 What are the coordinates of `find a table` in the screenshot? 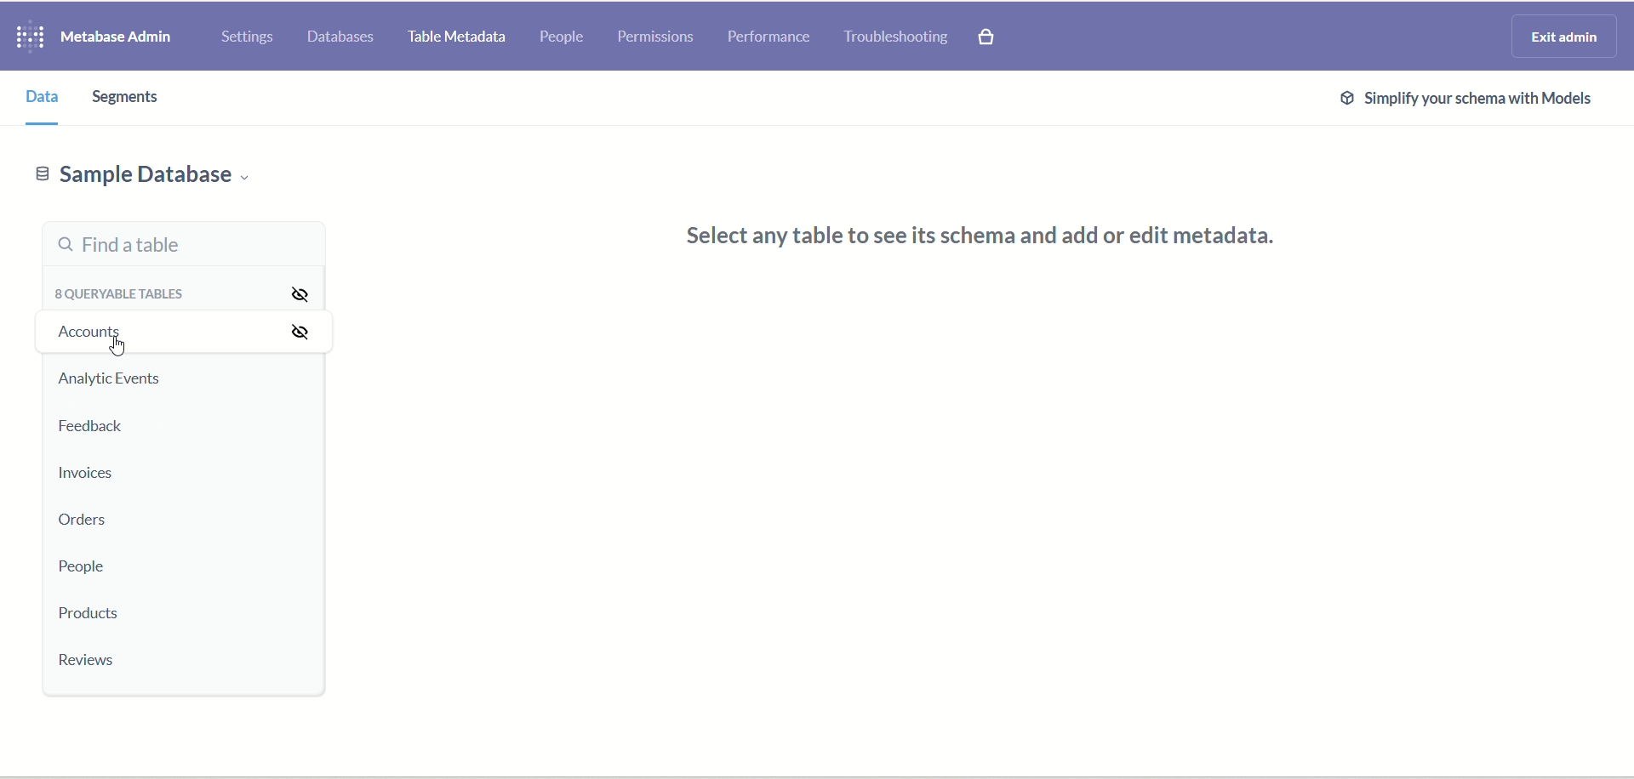 It's located at (174, 248).